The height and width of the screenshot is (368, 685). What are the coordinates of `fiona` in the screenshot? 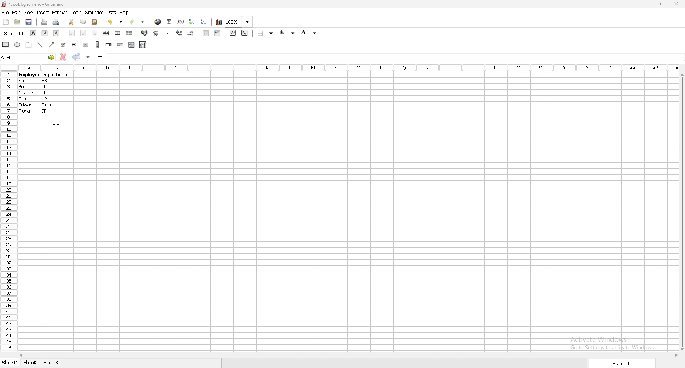 It's located at (25, 112).